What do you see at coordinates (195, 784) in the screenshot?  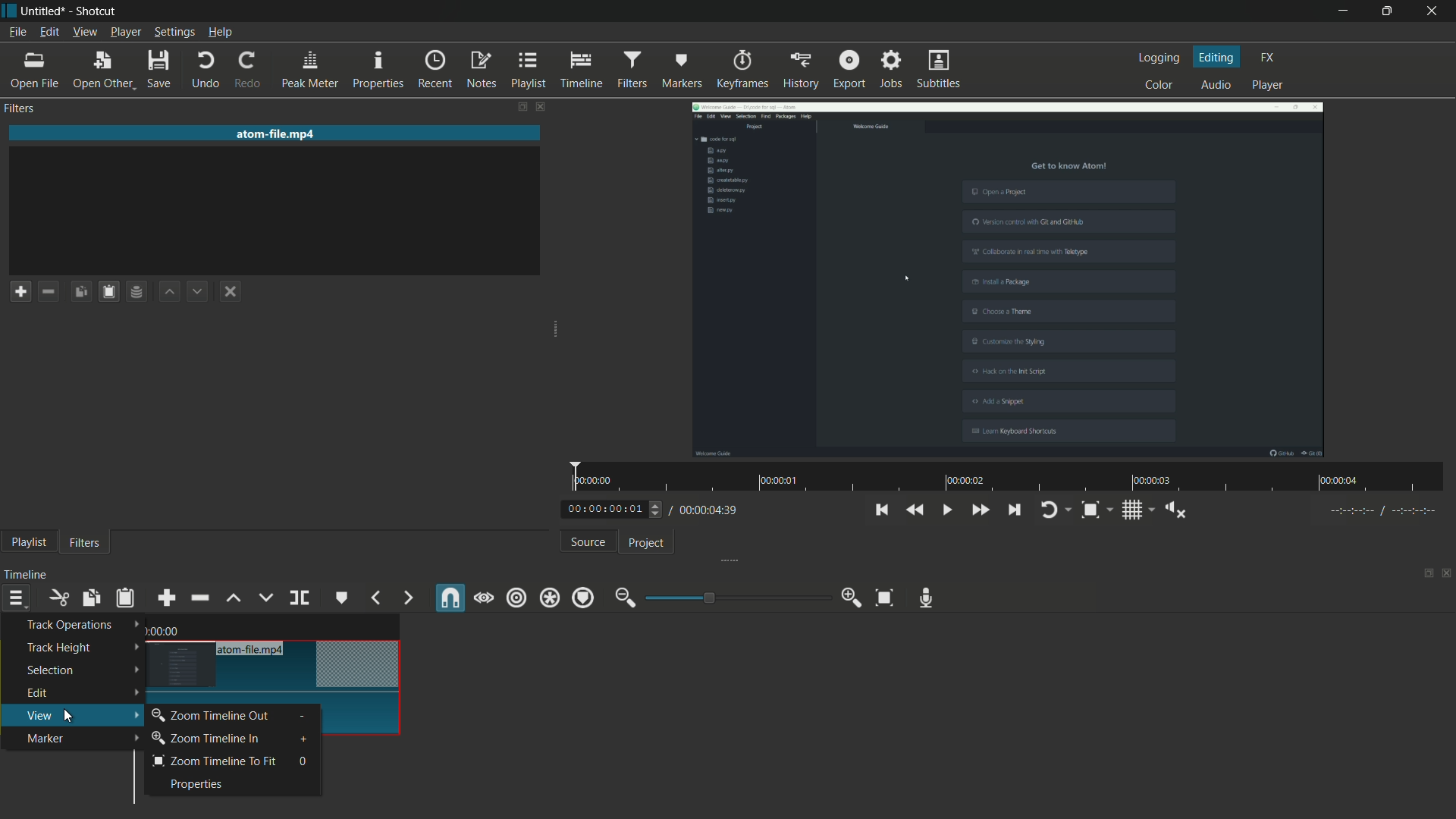 I see `properties` at bounding box center [195, 784].